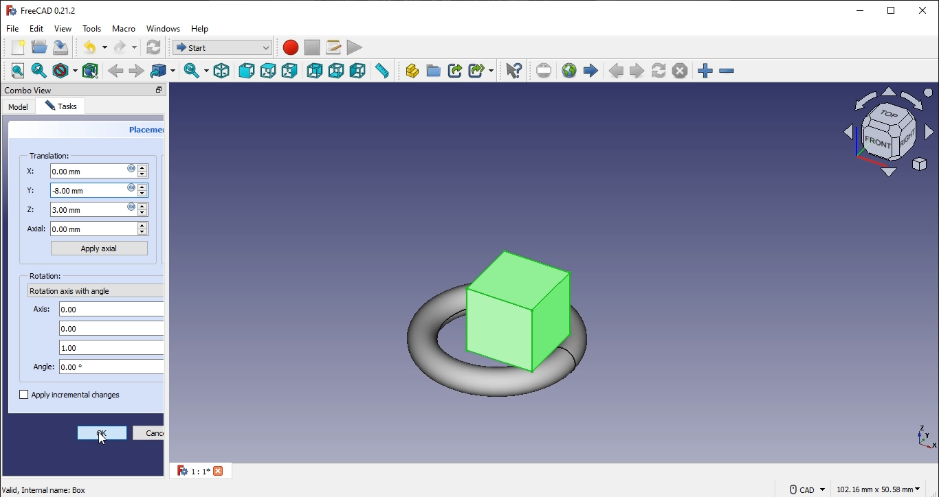 The width and height of the screenshot is (939, 497). What do you see at coordinates (201, 29) in the screenshot?
I see `help` at bounding box center [201, 29].